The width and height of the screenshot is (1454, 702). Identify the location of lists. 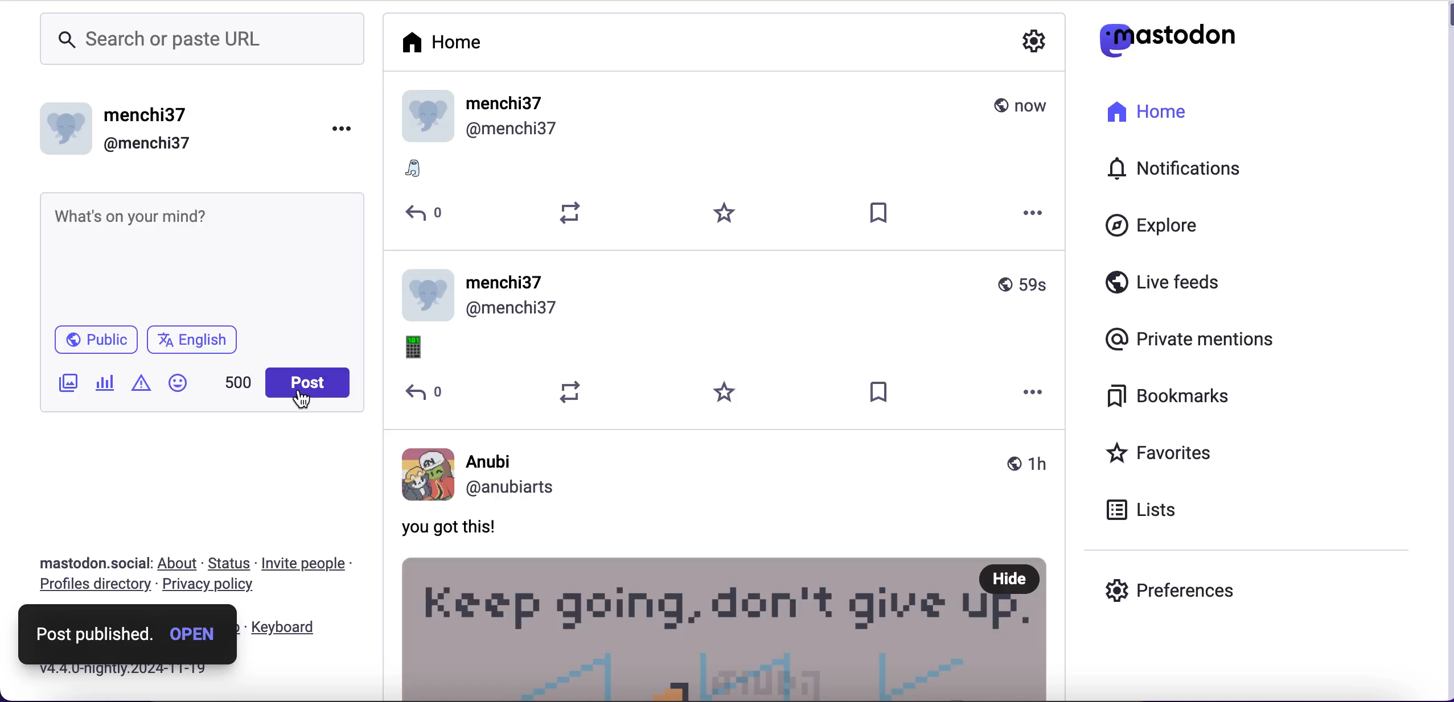
(1144, 510).